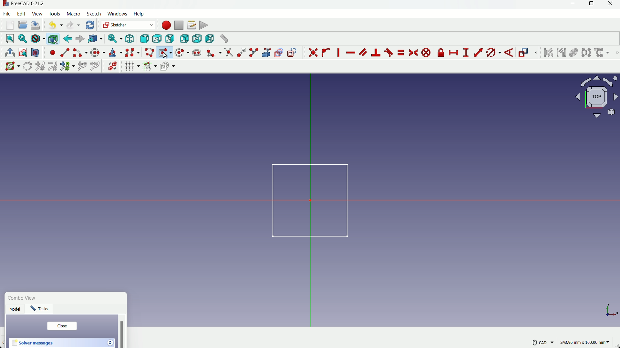 The width and height of the screenshot is (620, 348). What do you see at coordinates (82, 65) in the screenshot?
I see `insert knot` at bounding box center [82, 65].